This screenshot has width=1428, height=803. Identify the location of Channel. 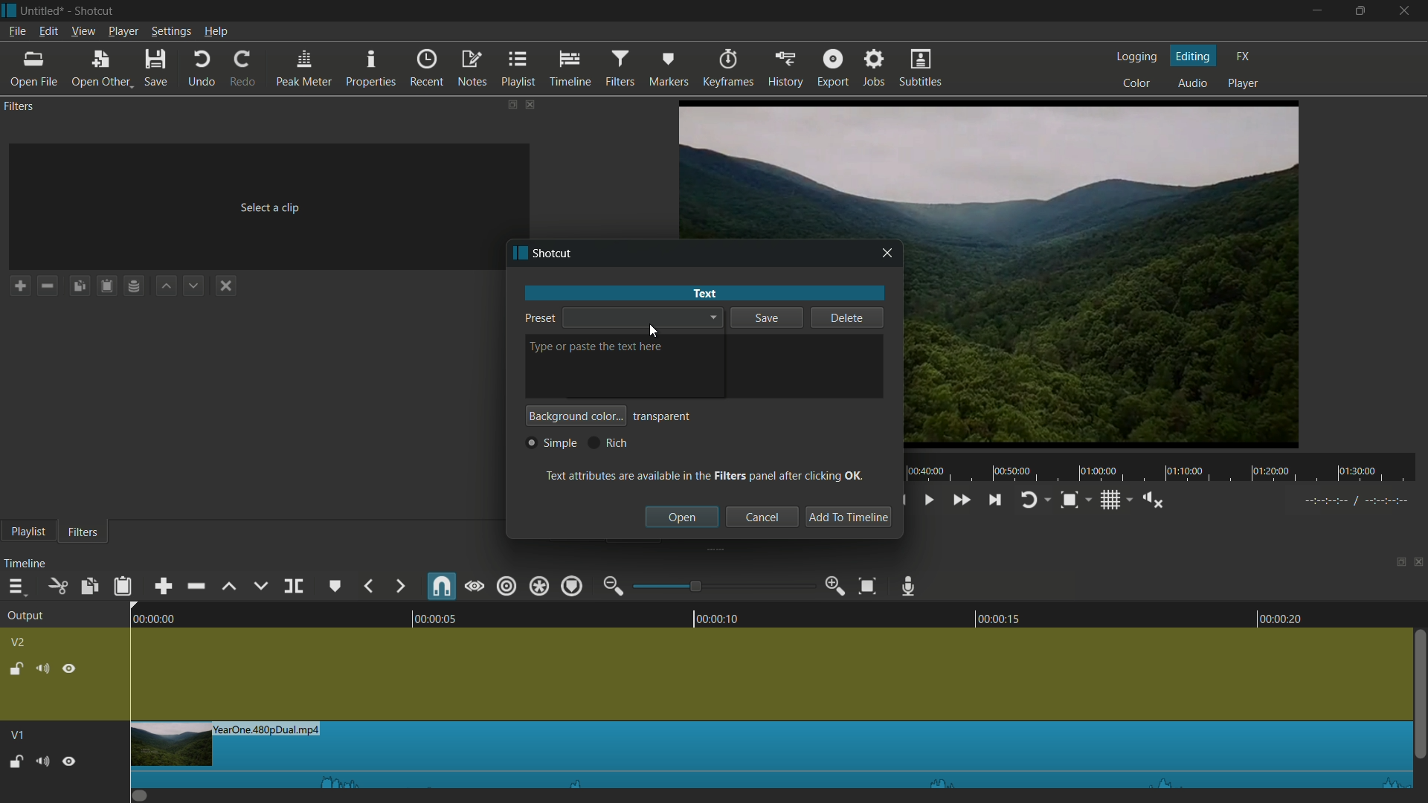
(135, 288).